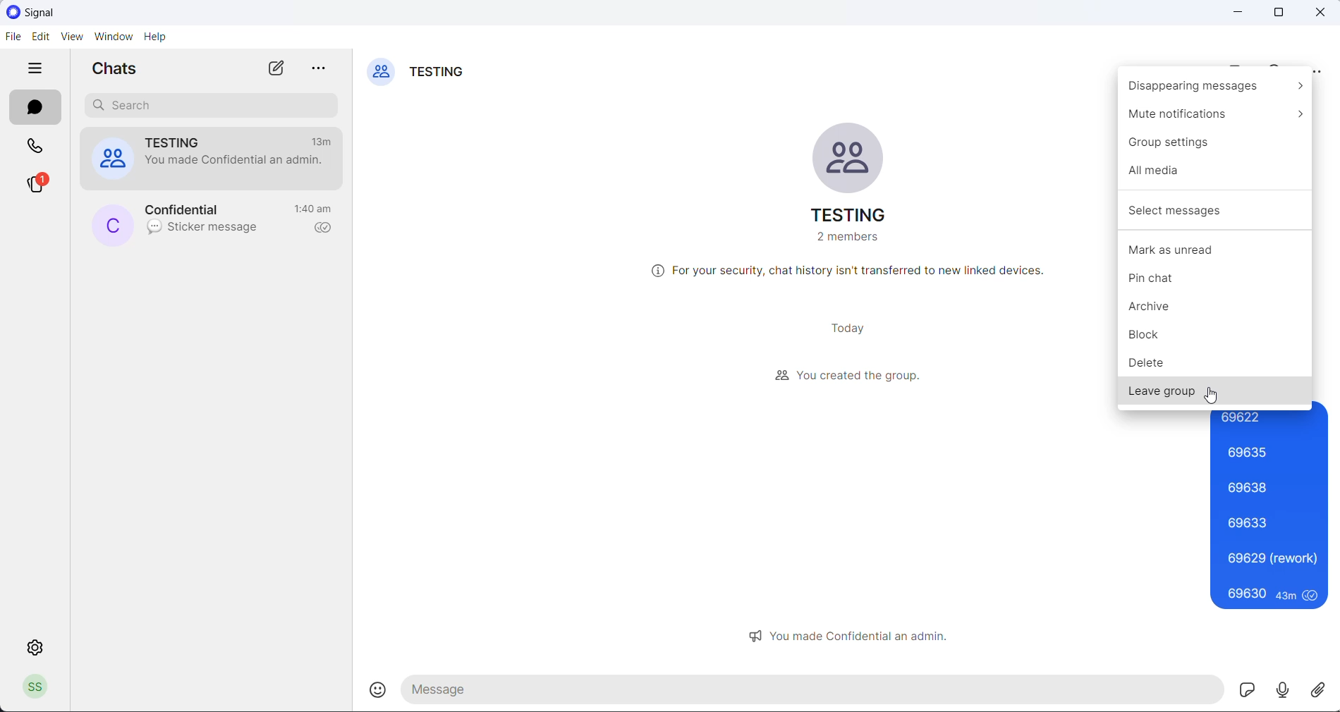 The width and height of the screenshot is (1340, 712). Describe the element at coordinates (119, 71) in the screenshot. I see `chats heading` at that location.